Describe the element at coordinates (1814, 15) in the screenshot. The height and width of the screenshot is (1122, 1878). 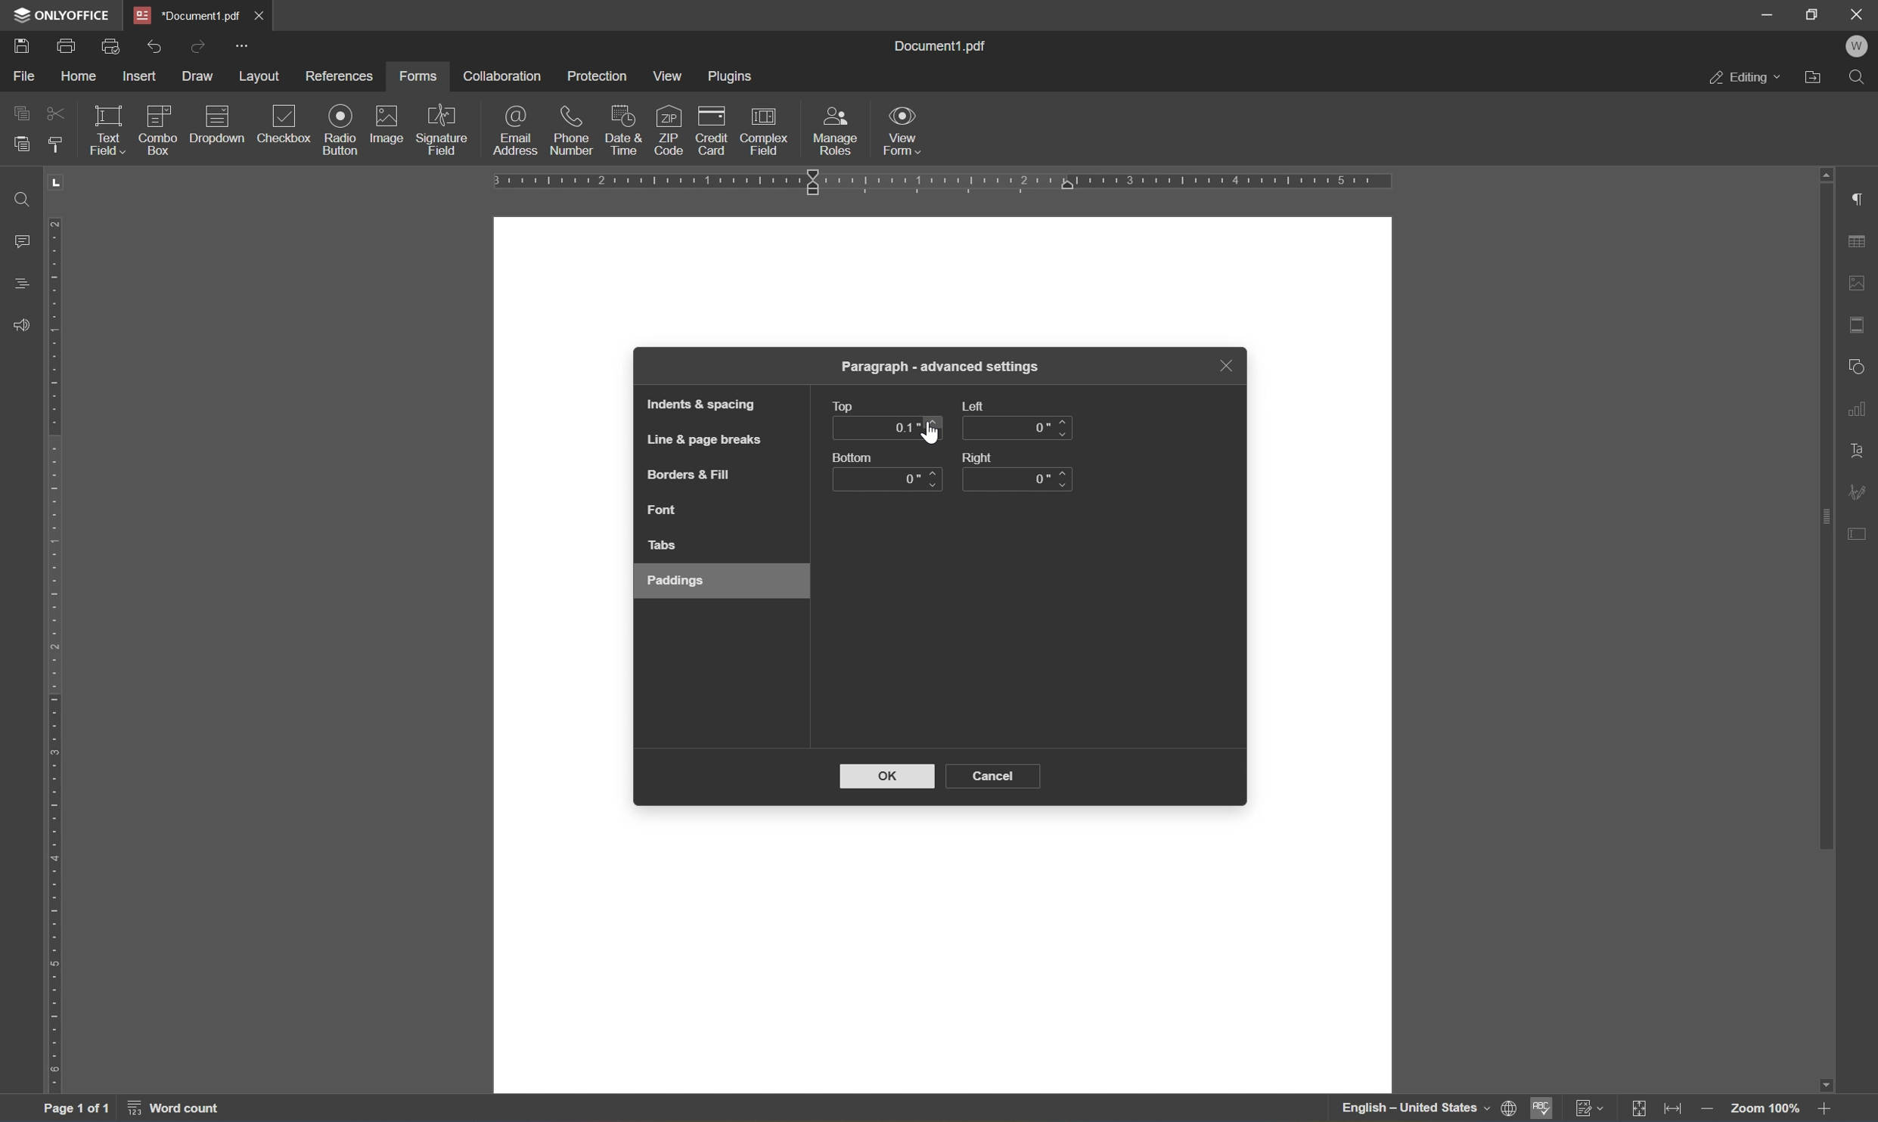
I see `restore down` at that location.